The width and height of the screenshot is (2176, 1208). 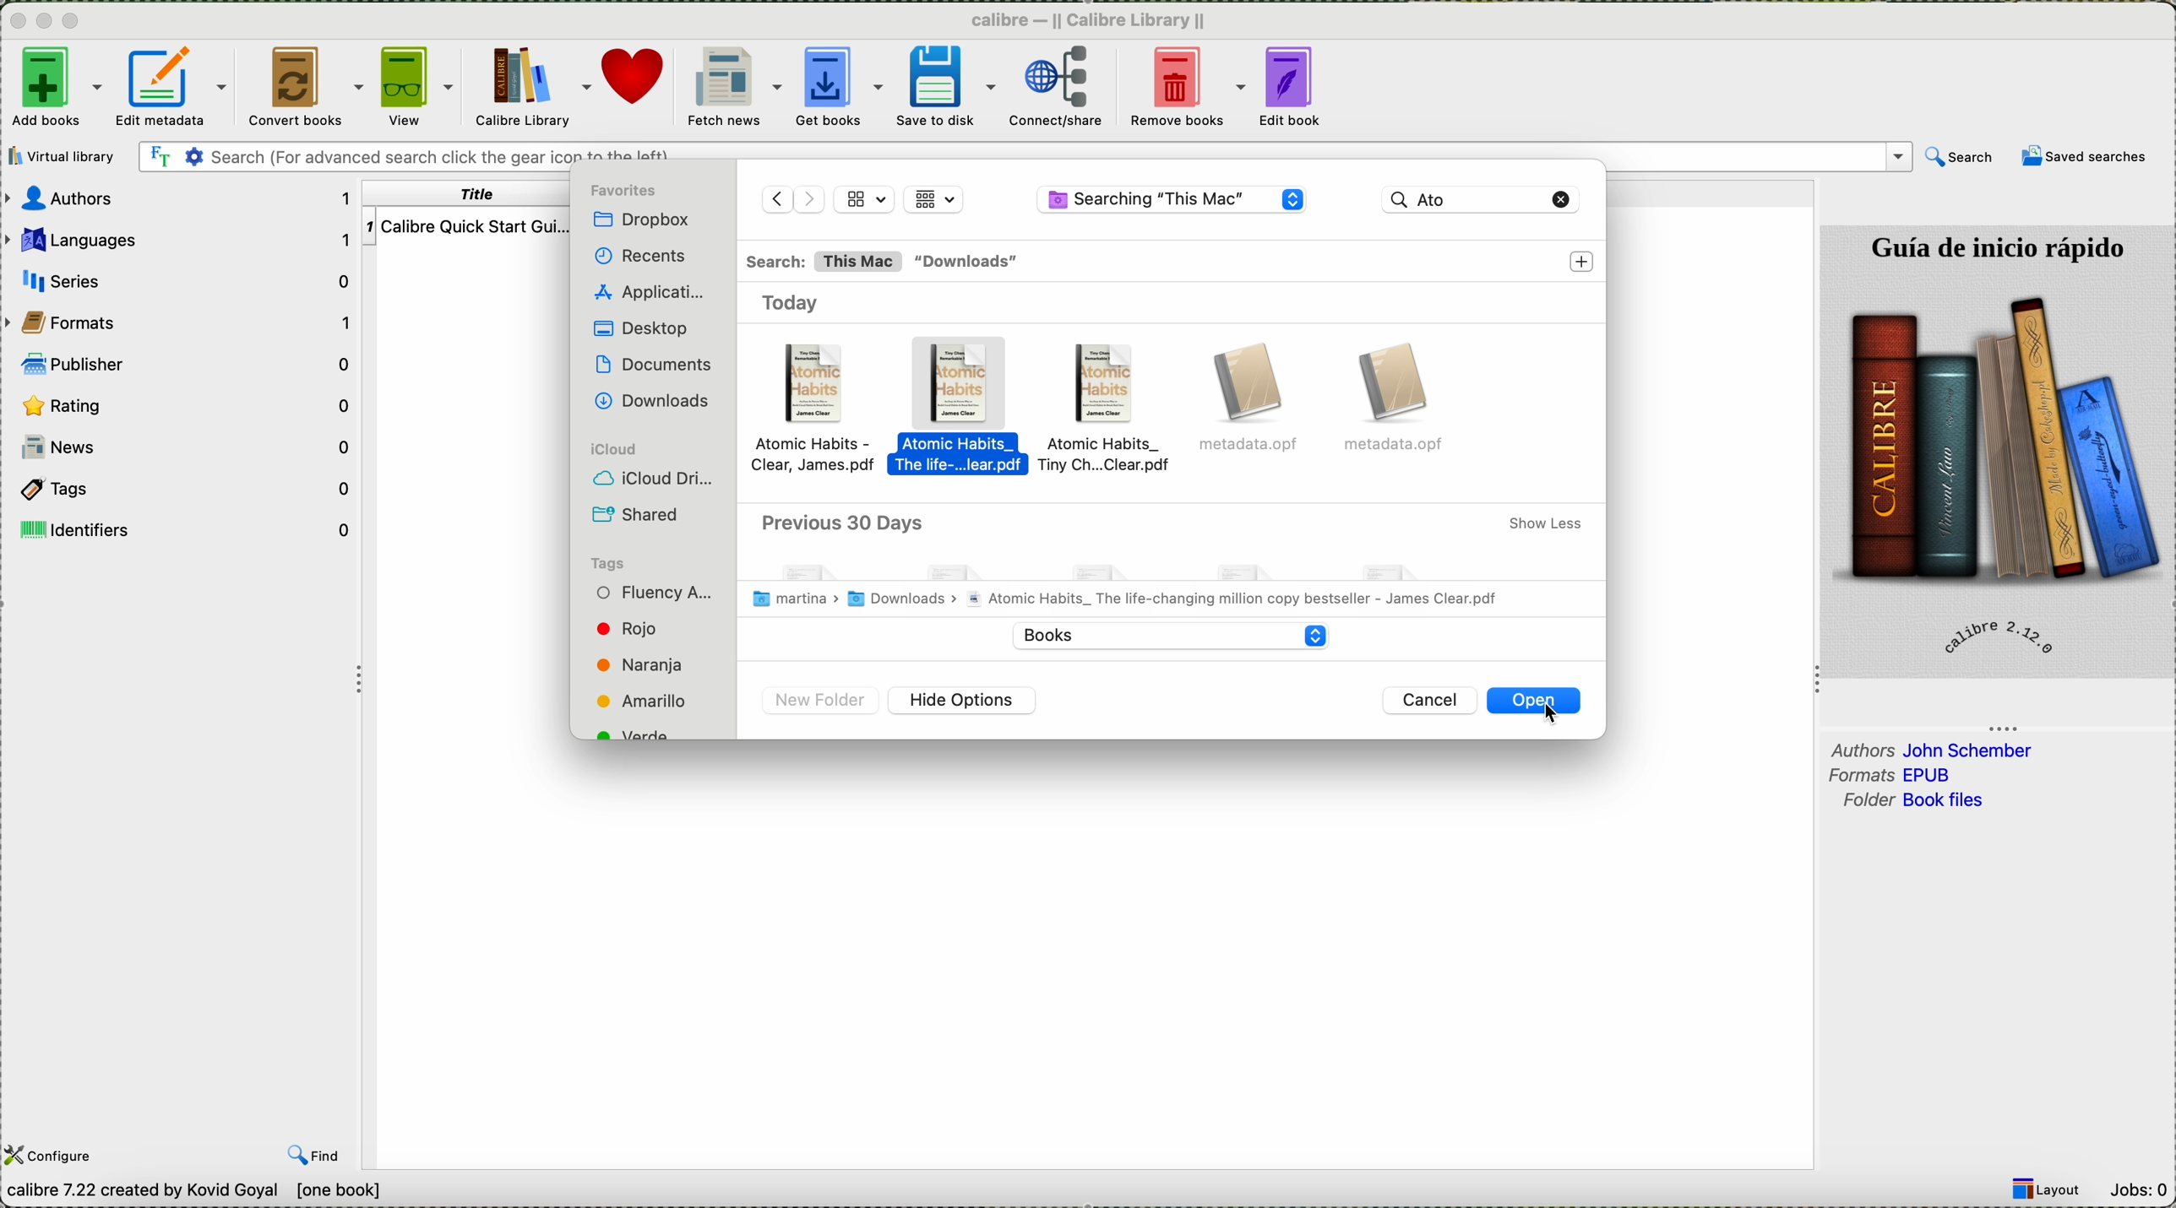 What do you see at coordinates (187, 490) in the screenshot?
I see `tags` at bounding box center [187, 490].